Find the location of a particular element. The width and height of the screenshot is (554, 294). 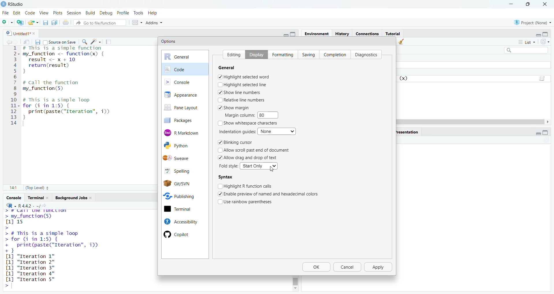

save all open documents is located at coordinates (55, 22).